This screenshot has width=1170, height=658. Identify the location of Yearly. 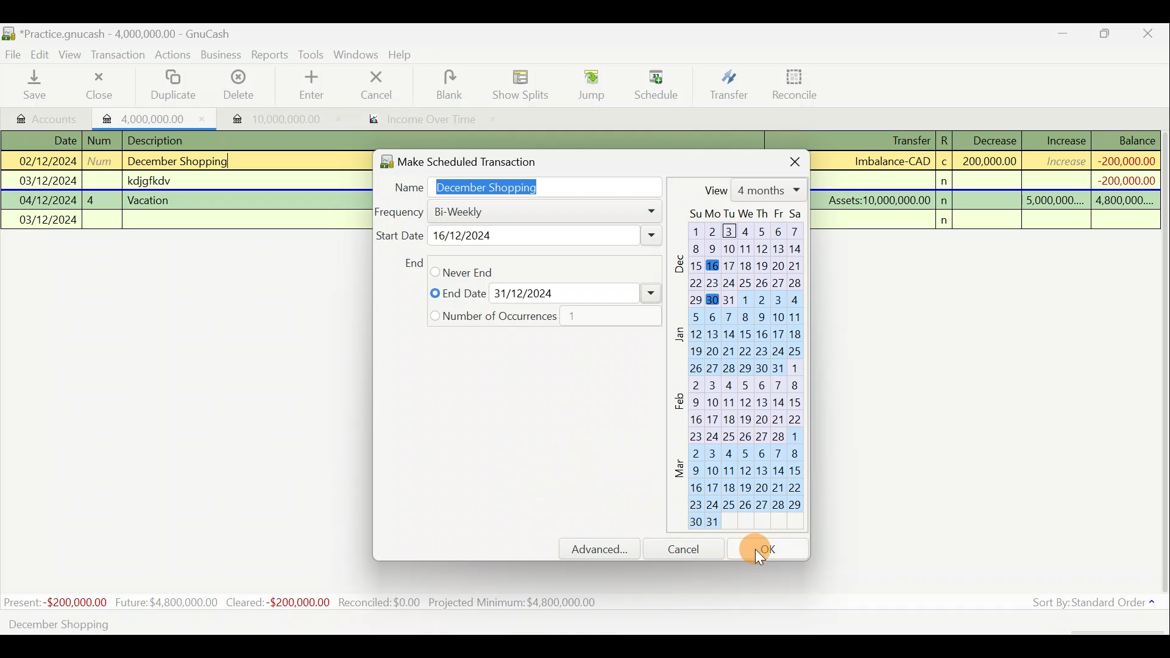
(463, 316).